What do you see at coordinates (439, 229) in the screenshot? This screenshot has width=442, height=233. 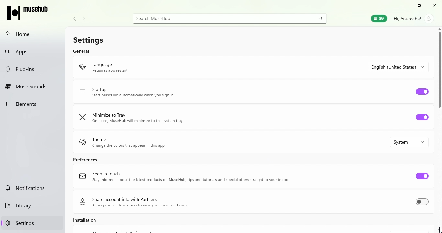 I see `cursor` at bounding box center [439, 229].